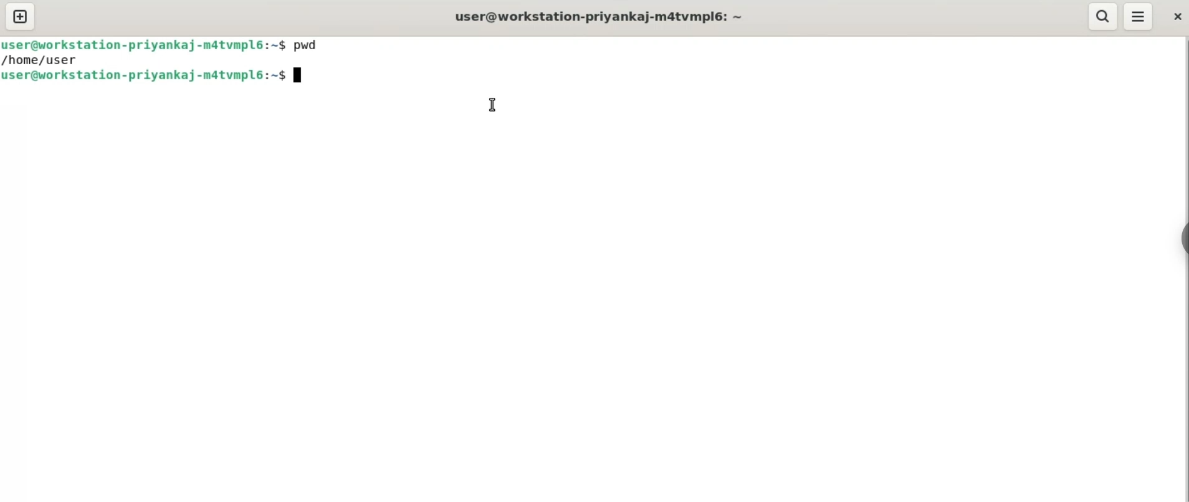 This screenshot has width=1189, height=502. Describe the element at coordinates (599, 17) in the screenshot. I see `user@workstation-priyankaj-m4tvmplé: ~` at that location.